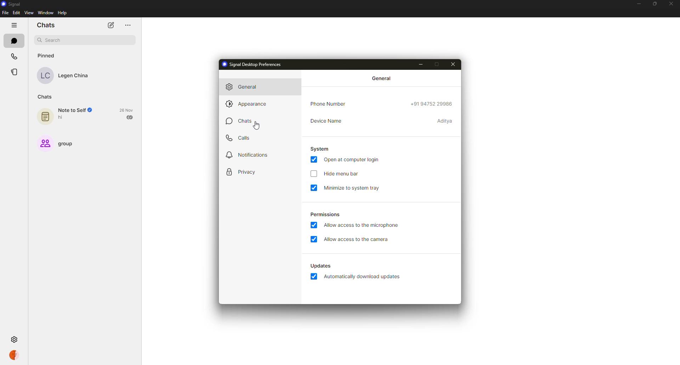 The image size is (680, 365). I want to click on hide menu bar, so click(342, 174).